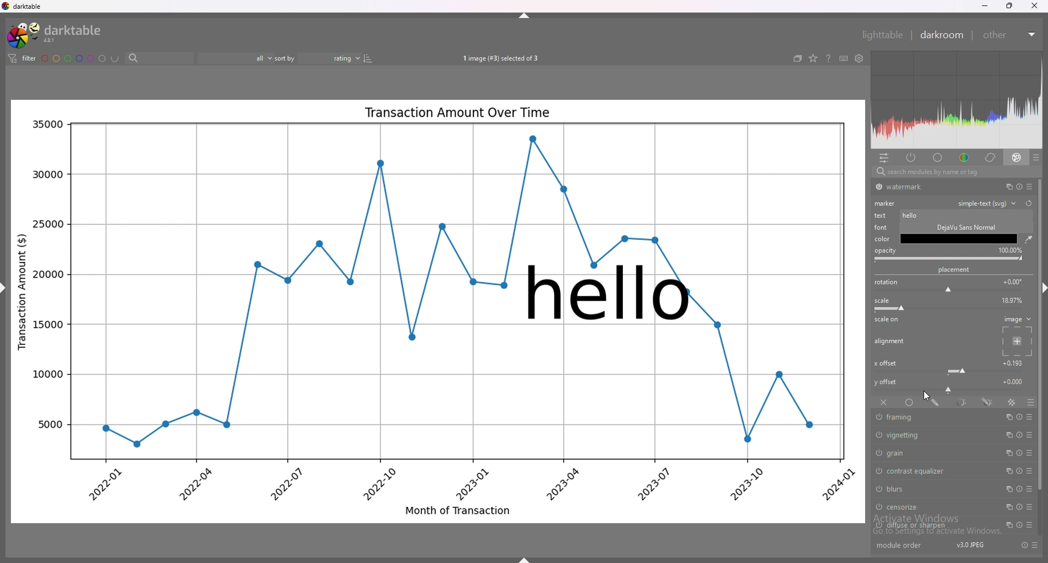 The width and height of the screenshot is (1048, 563). I want to click on hide, so click(530, 555).